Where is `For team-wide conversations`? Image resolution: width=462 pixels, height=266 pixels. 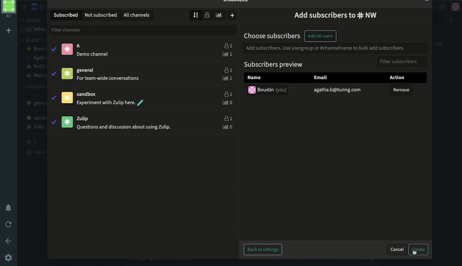 For team-wide conversations is located at coordinates (109, 79).